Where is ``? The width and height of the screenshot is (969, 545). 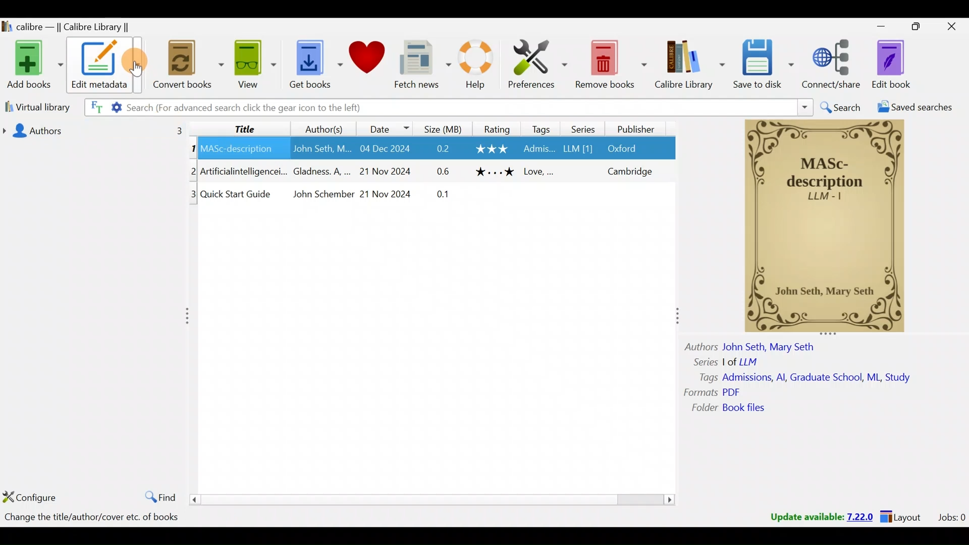  is located at coordinates (245, 172).